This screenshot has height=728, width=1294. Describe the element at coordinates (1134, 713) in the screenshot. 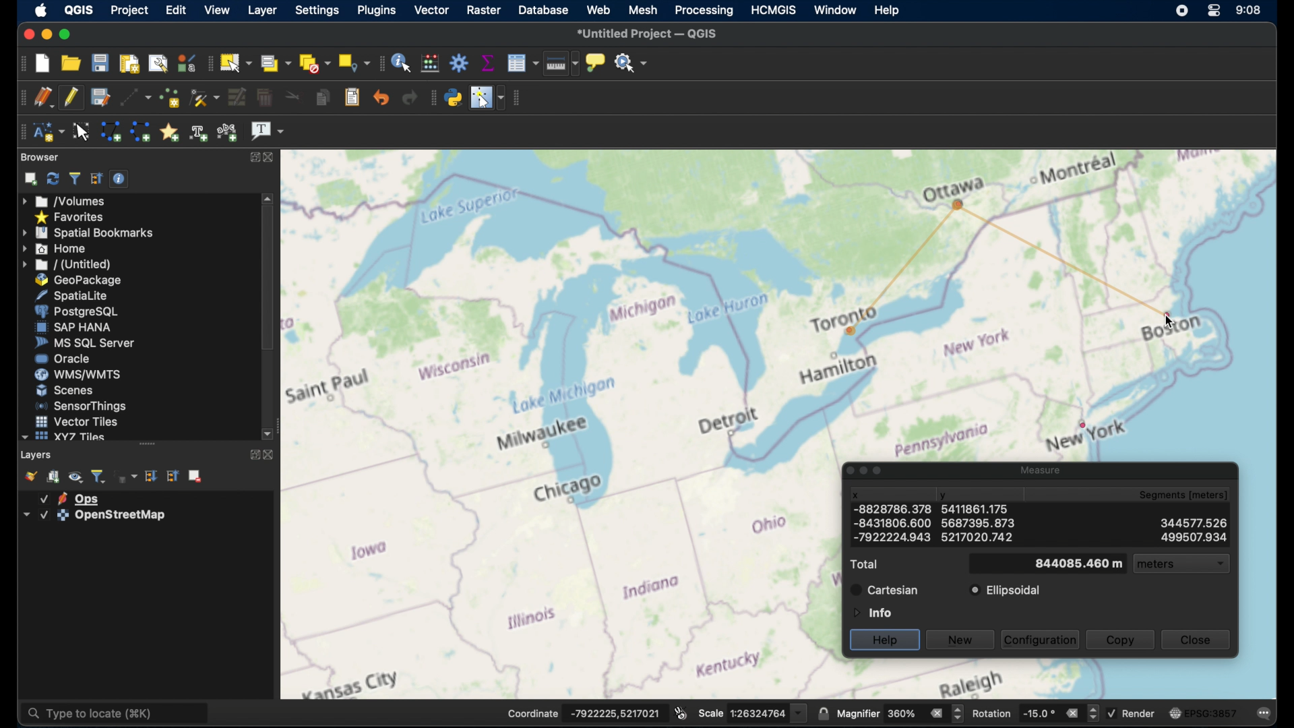

I see `render` at that location.